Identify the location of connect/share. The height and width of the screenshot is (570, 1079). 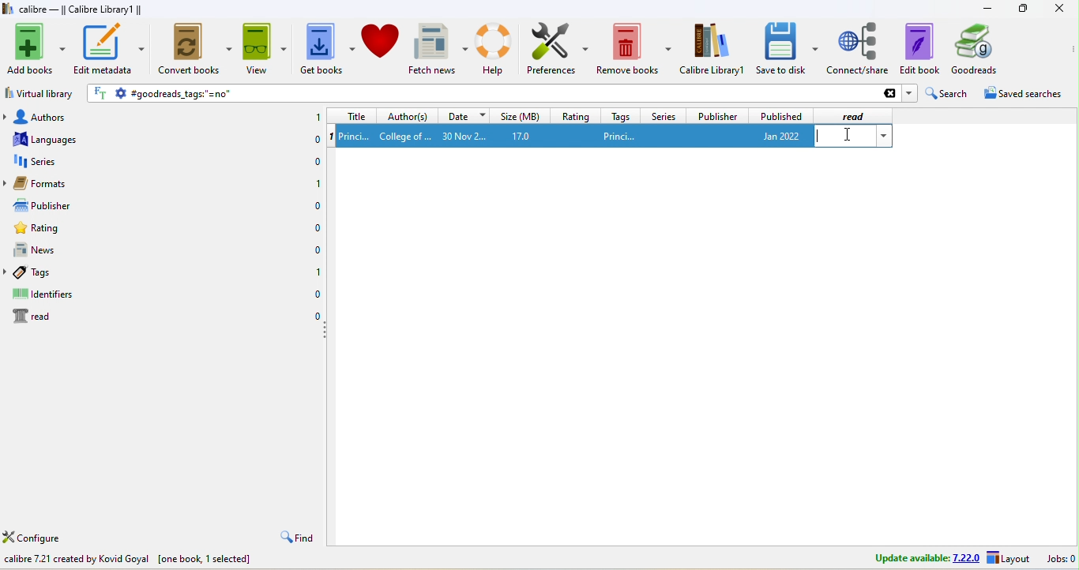
(859, 49).